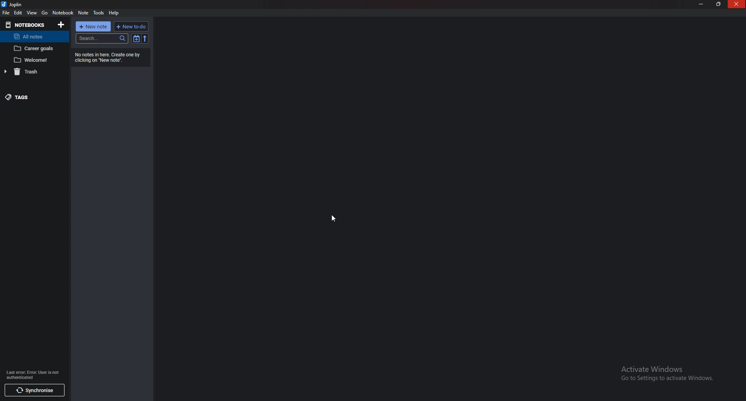  Describe the element at coordinates (99, 13) in the screenshot. I see `tools` at that location.